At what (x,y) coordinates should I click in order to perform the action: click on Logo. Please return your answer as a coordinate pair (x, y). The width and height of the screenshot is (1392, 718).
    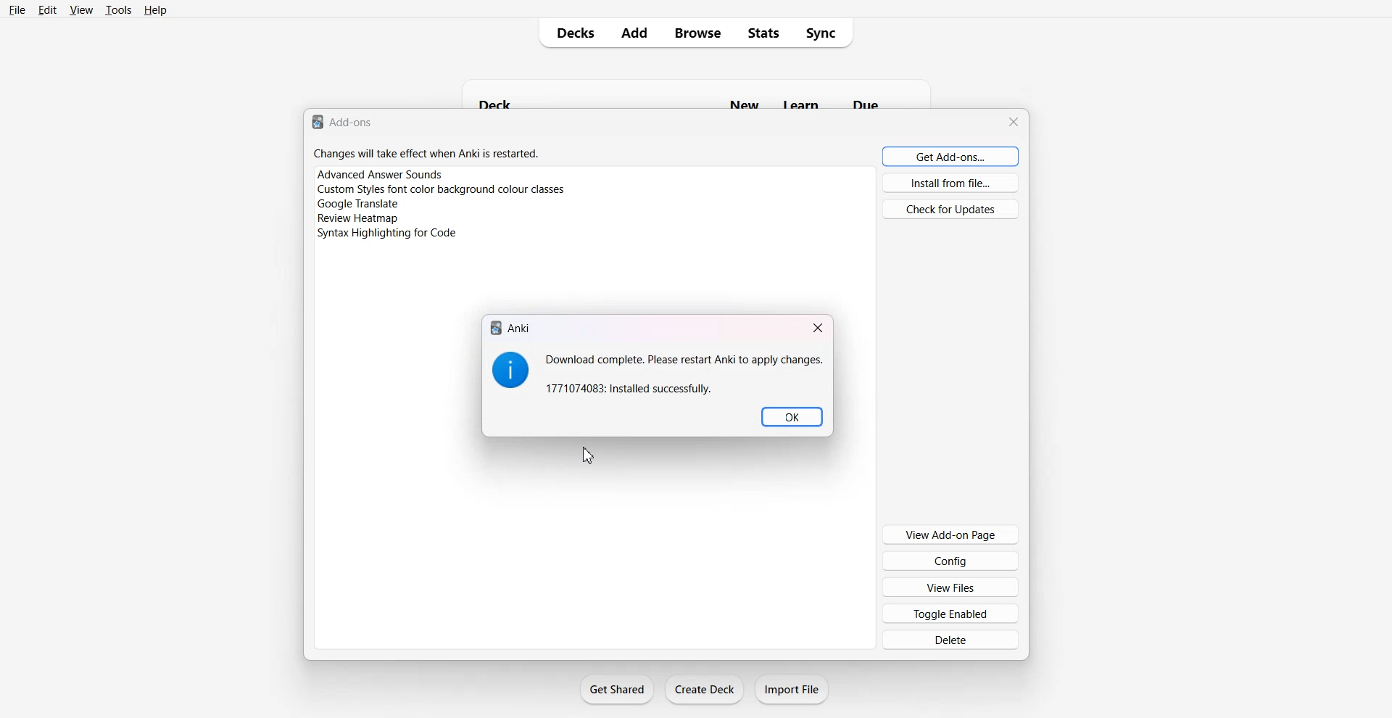
    Looking at the image, I should click on (510, 370).